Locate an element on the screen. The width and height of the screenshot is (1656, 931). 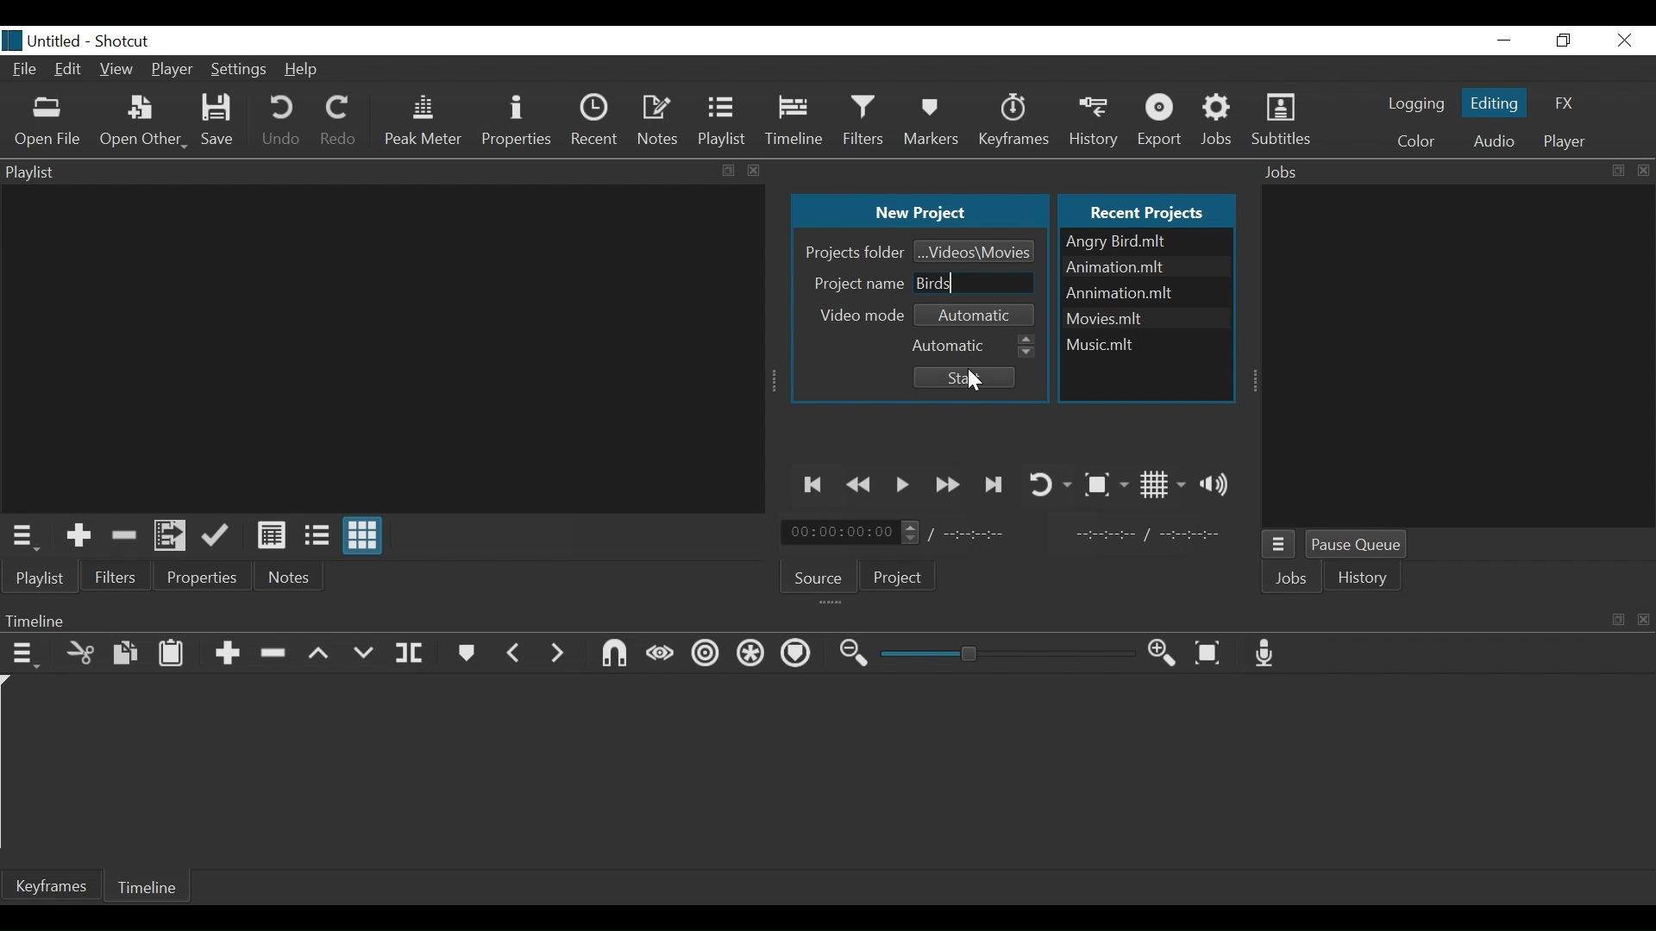
Timeline is located at coordinates (796, 121).